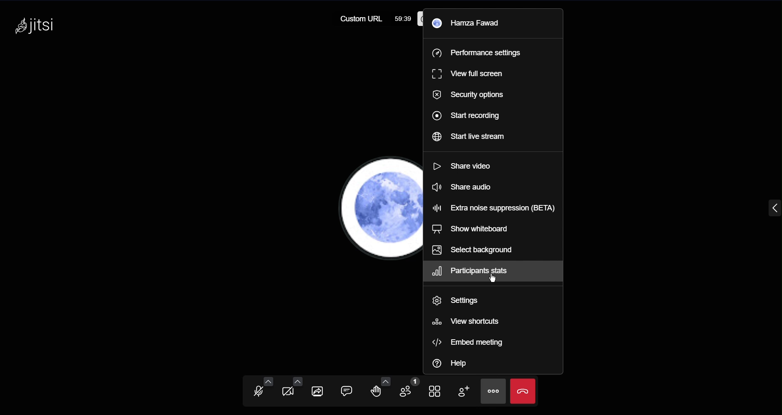 This screenshot has height=415, width=782. Describe the element at coordinates (474, 249) in the screenshot. I see `Select background` at that location.